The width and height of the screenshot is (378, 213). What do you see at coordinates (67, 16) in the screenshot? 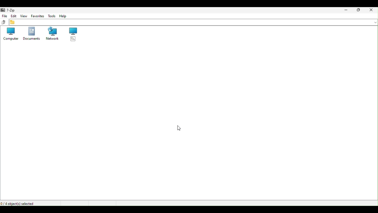
I see `Help` at bounding box center [67, 16].